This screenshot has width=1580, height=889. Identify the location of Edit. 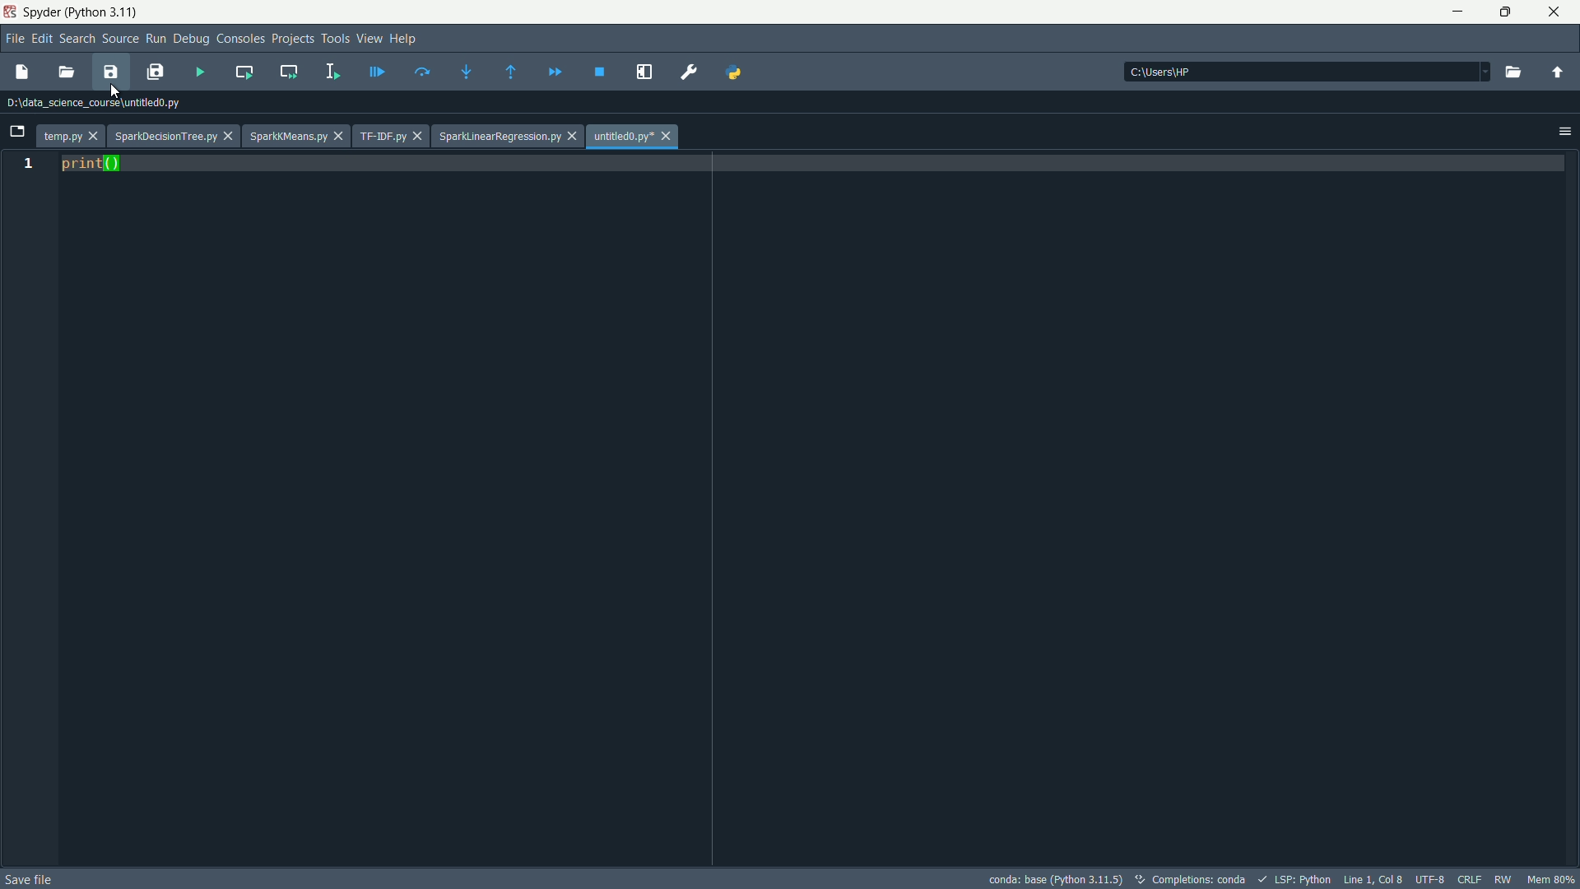
(44, 38).